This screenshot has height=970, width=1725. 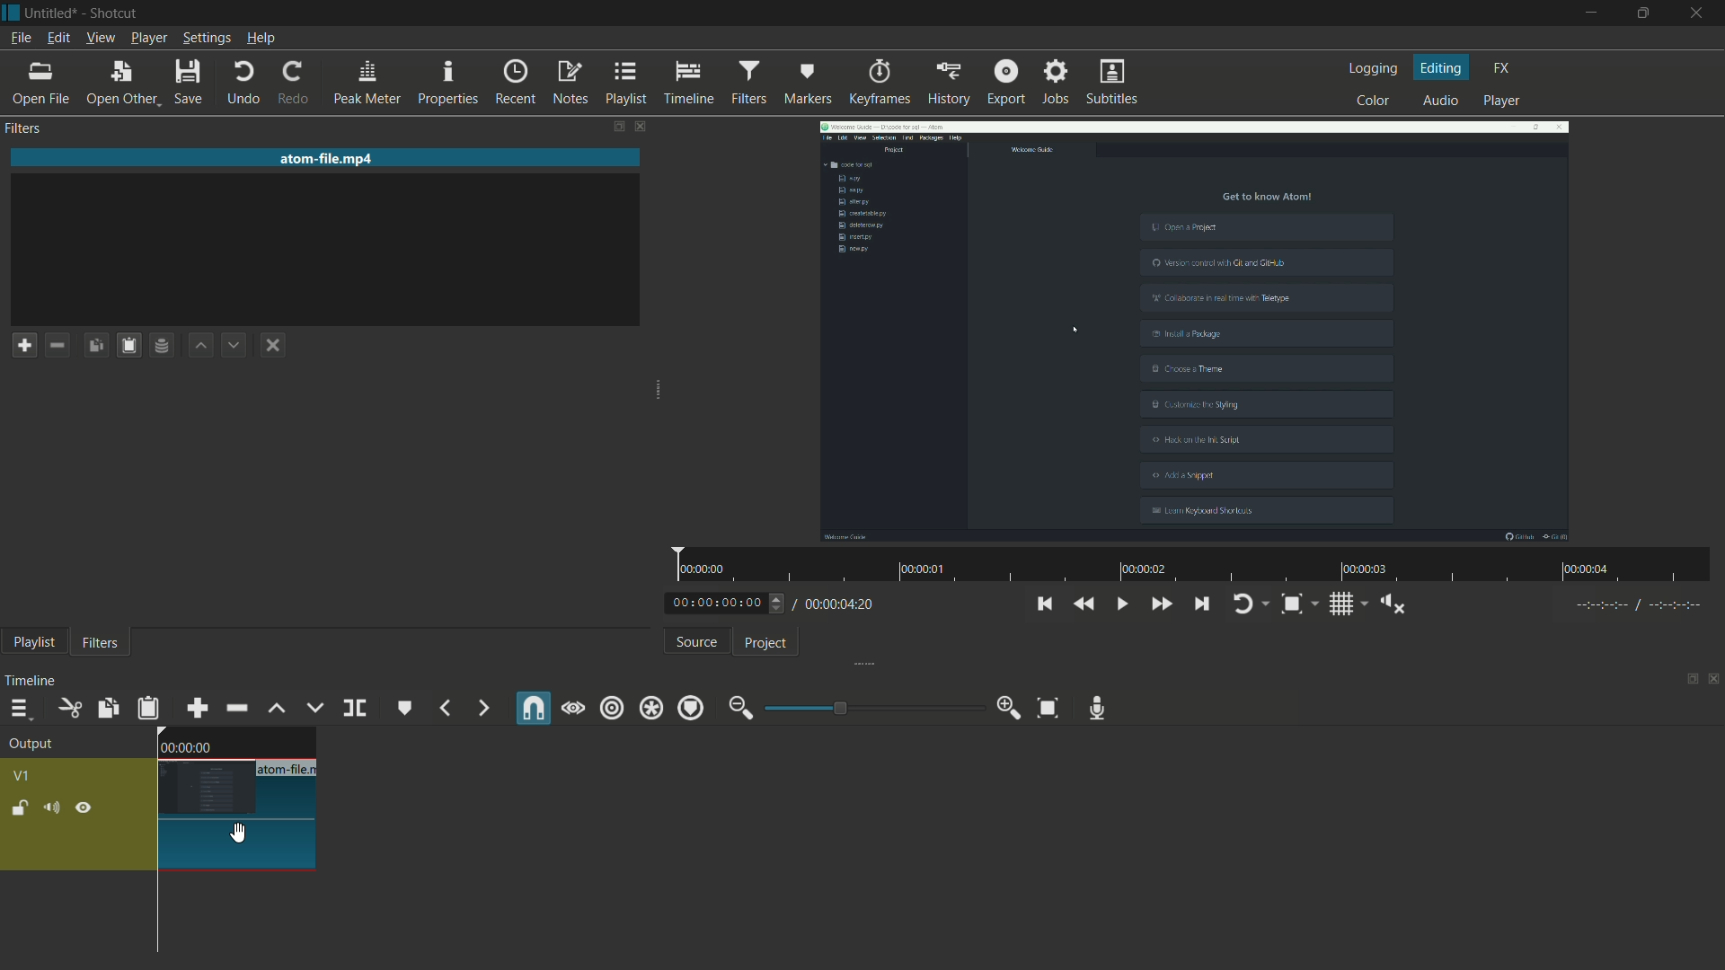 What do you see at coordinates (235, 706) in the screenshot?
I see `ripple delete` at bounding box center [235, 706].